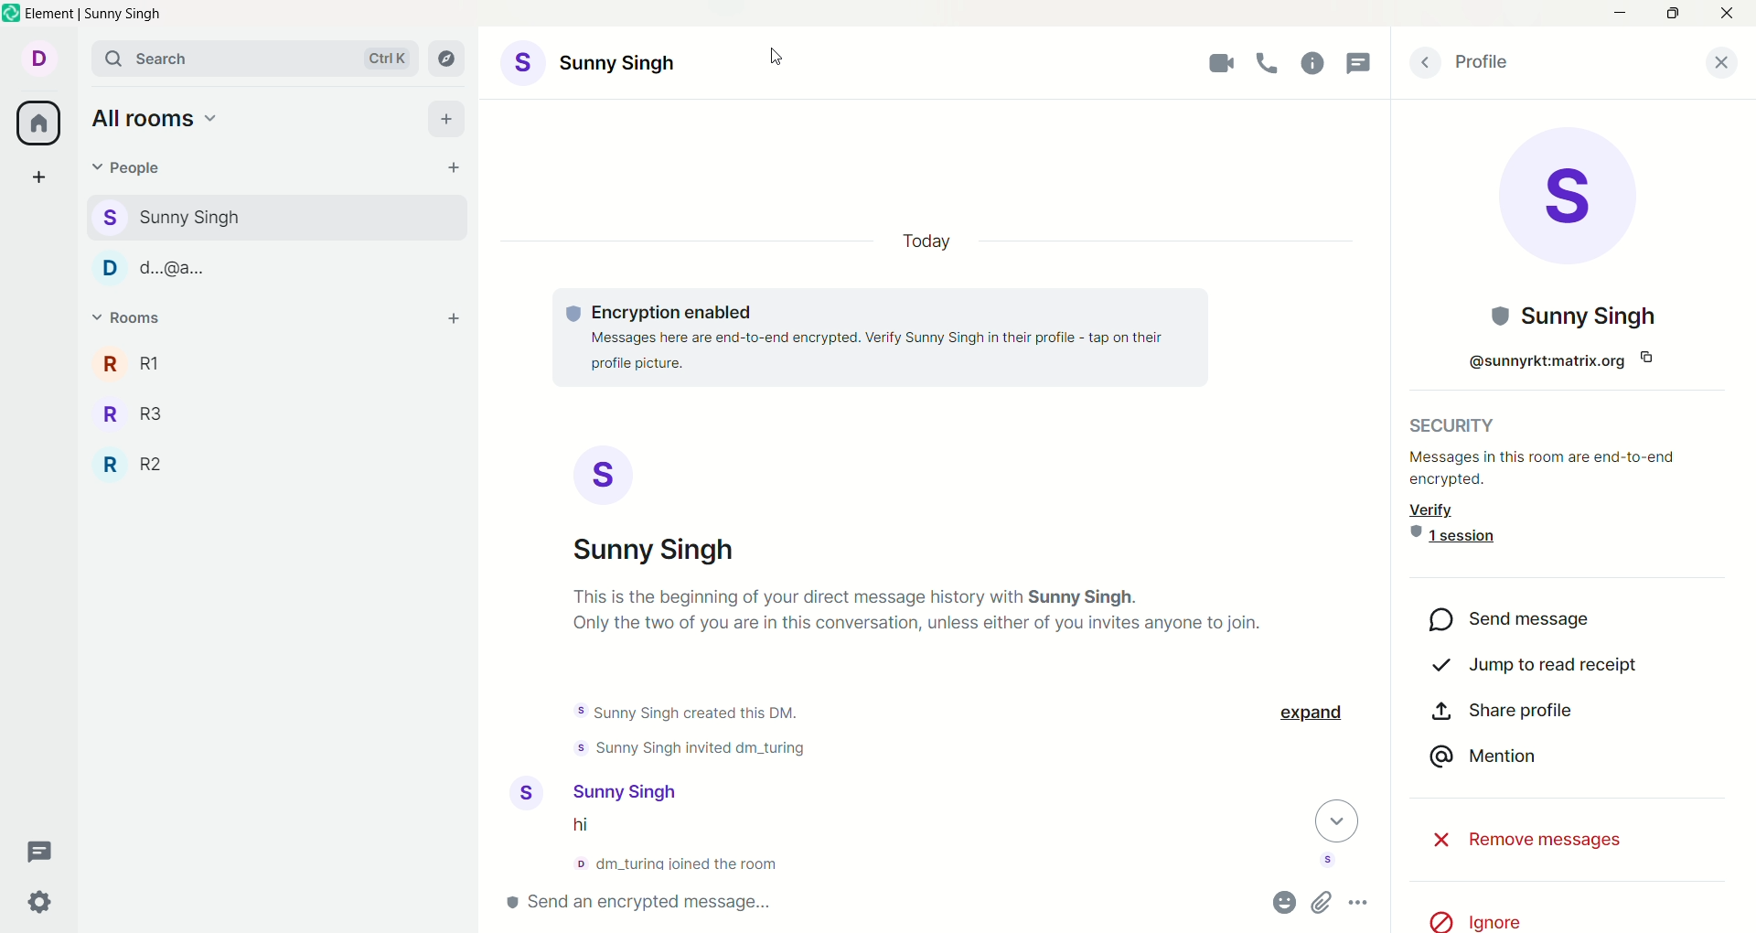 Image resolution: width=1756 pixels, height=933 pixels. Describe the element at coordinates (1492, 918) in the screenshot. I see `ignore` at that location.